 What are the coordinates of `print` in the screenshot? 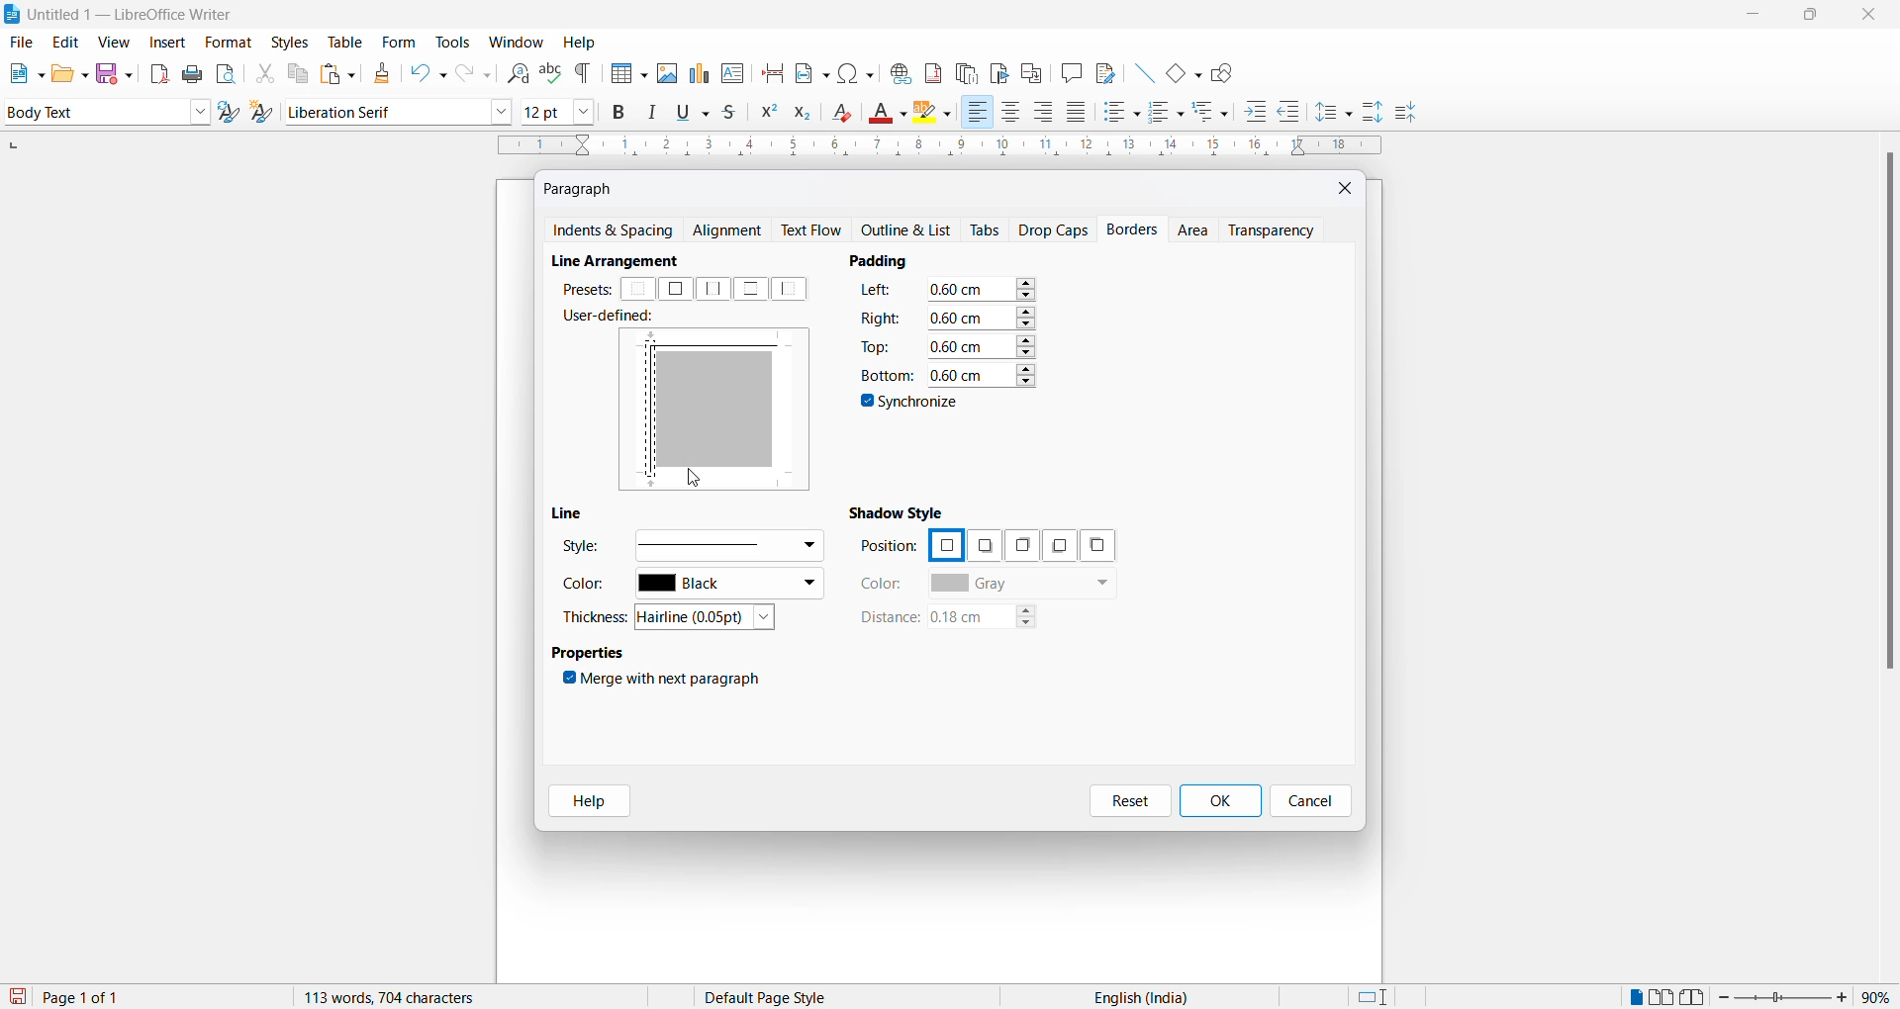 It's located at (194, 74).